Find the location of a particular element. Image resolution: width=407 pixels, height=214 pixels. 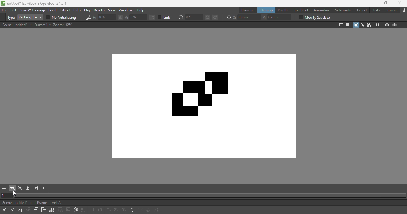

Position is located at coordinates (228, 17).